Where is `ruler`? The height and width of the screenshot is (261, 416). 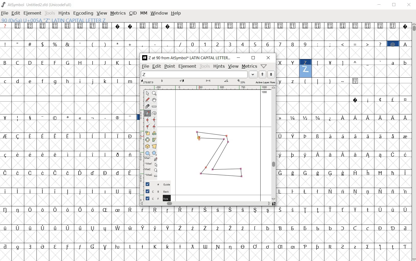
ruler is located at coordinates (212, 87).